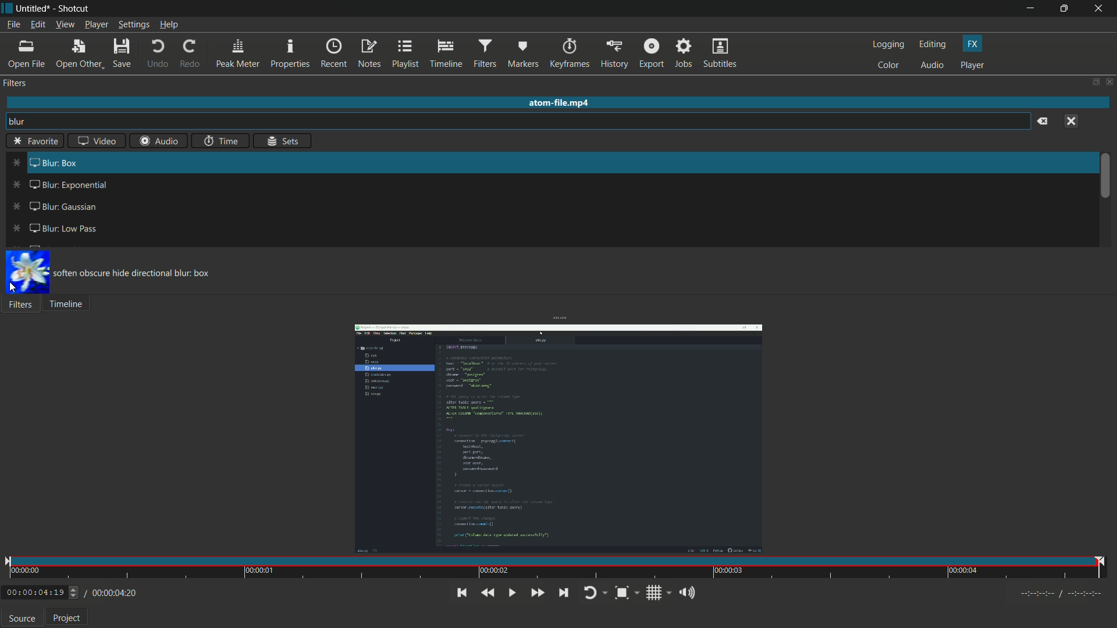 The width and height of the screenshot is (1117, 628). Describe the element at coordinates (567, 593) in the screenshot. I see `skip to the next point` at that location.